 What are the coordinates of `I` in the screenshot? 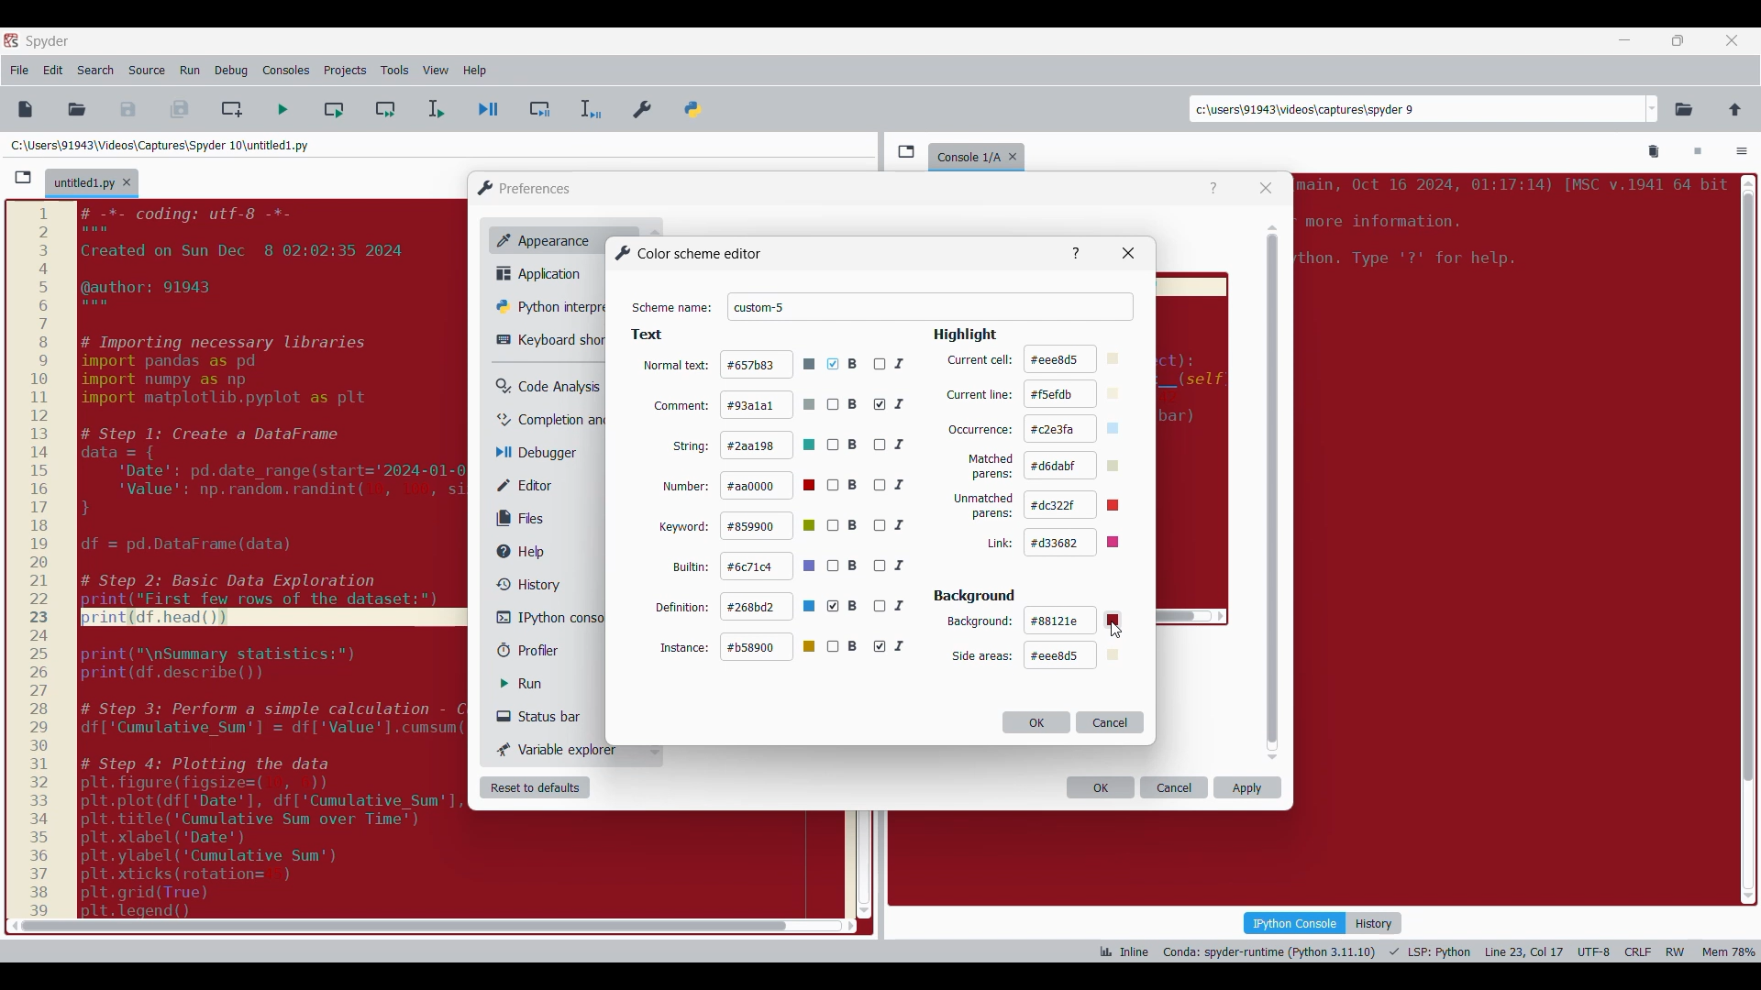 It's located at (892, 361).